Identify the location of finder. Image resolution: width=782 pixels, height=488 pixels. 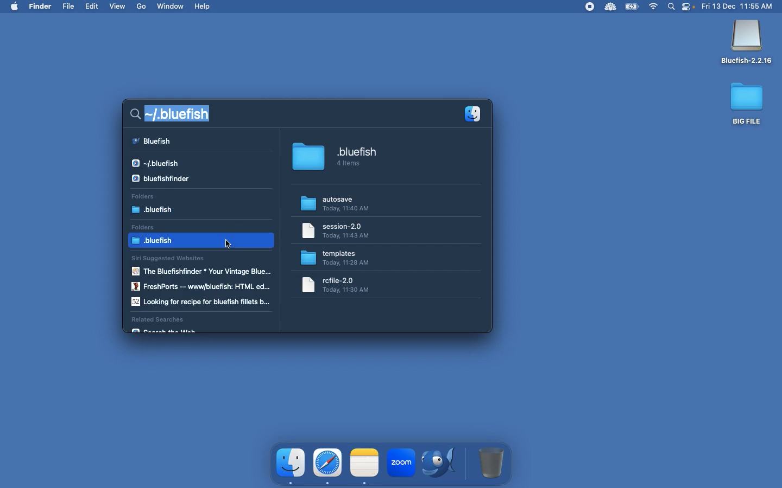
(292, 463).